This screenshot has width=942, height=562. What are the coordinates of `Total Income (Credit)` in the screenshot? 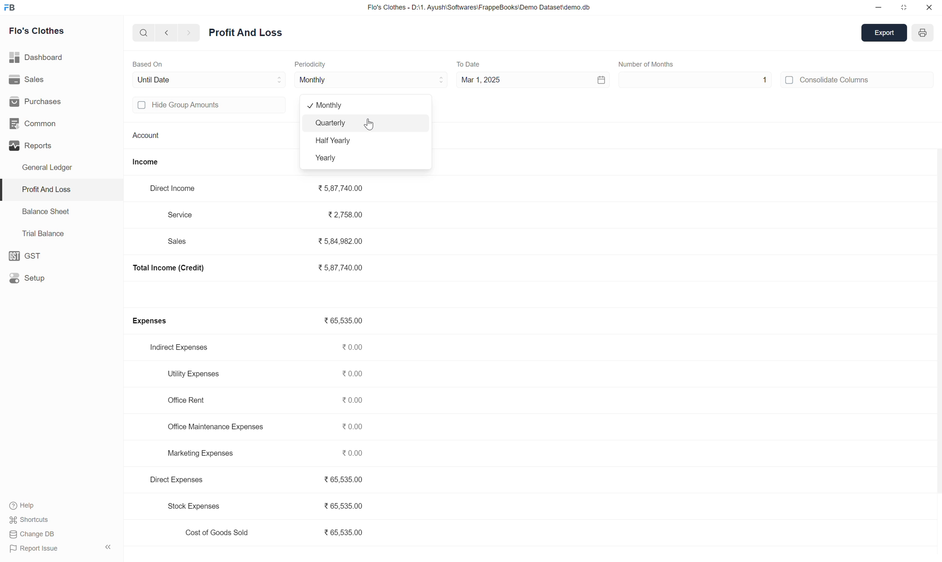 It's located at (178, 269).